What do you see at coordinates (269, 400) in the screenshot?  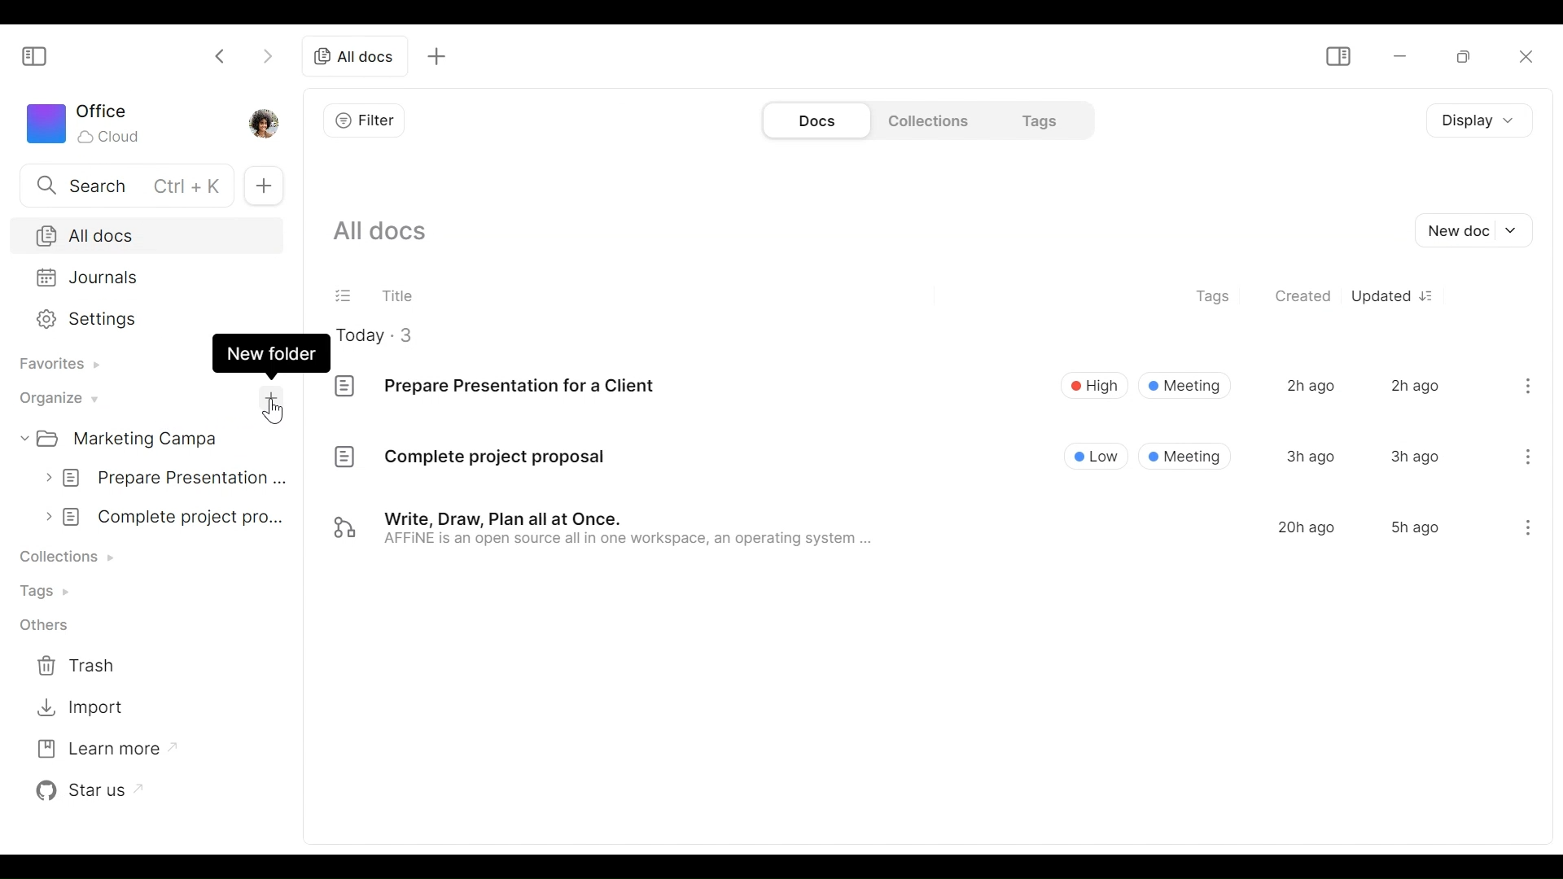 I see `Create new Folder` at bounding box center [269, 400].